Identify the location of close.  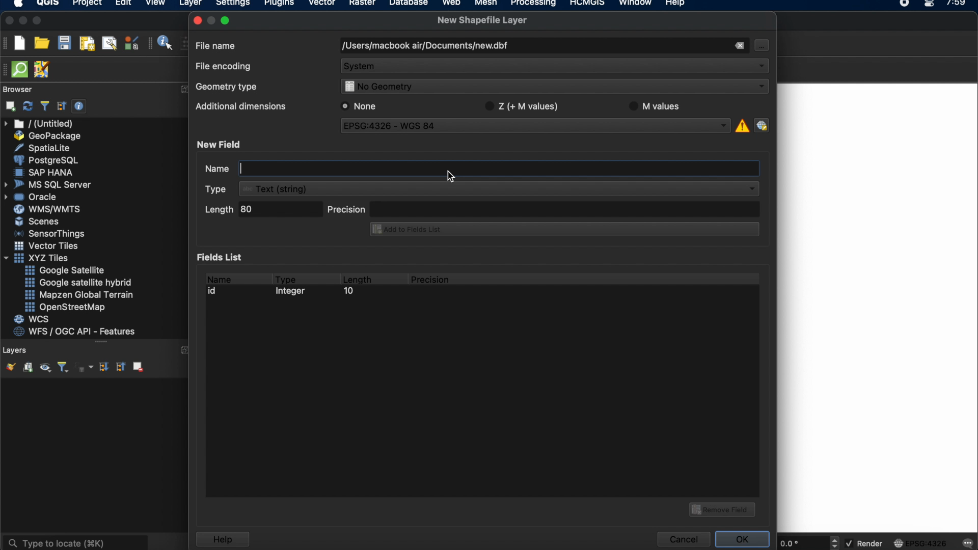
(8, 21).